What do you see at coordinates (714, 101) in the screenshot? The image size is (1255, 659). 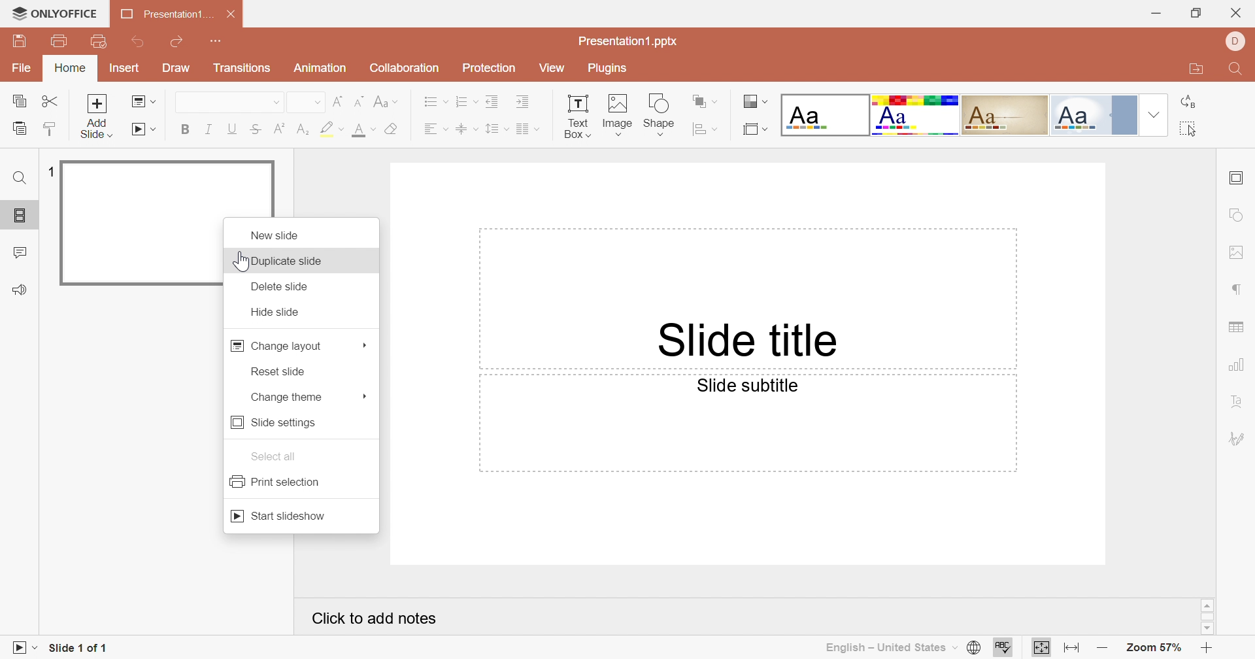 I see `Drop Down` at bounding box center [714, 101].